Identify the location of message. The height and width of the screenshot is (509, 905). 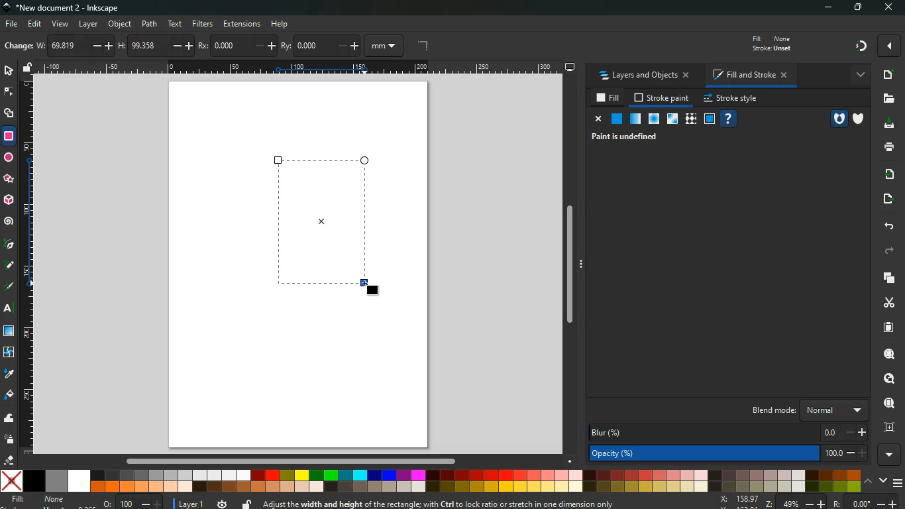
(488, 502).